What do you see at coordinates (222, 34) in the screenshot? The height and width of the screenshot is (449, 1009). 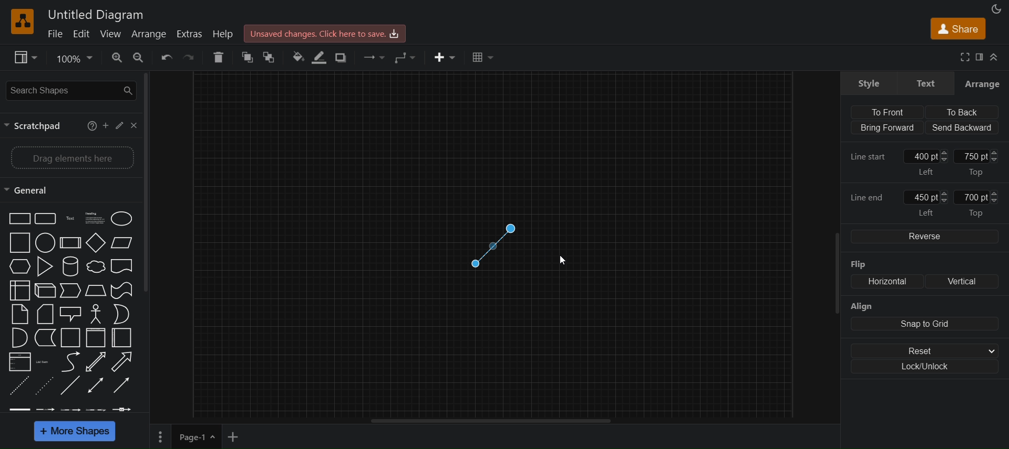 I see `help` at bounding box center [222, 34].